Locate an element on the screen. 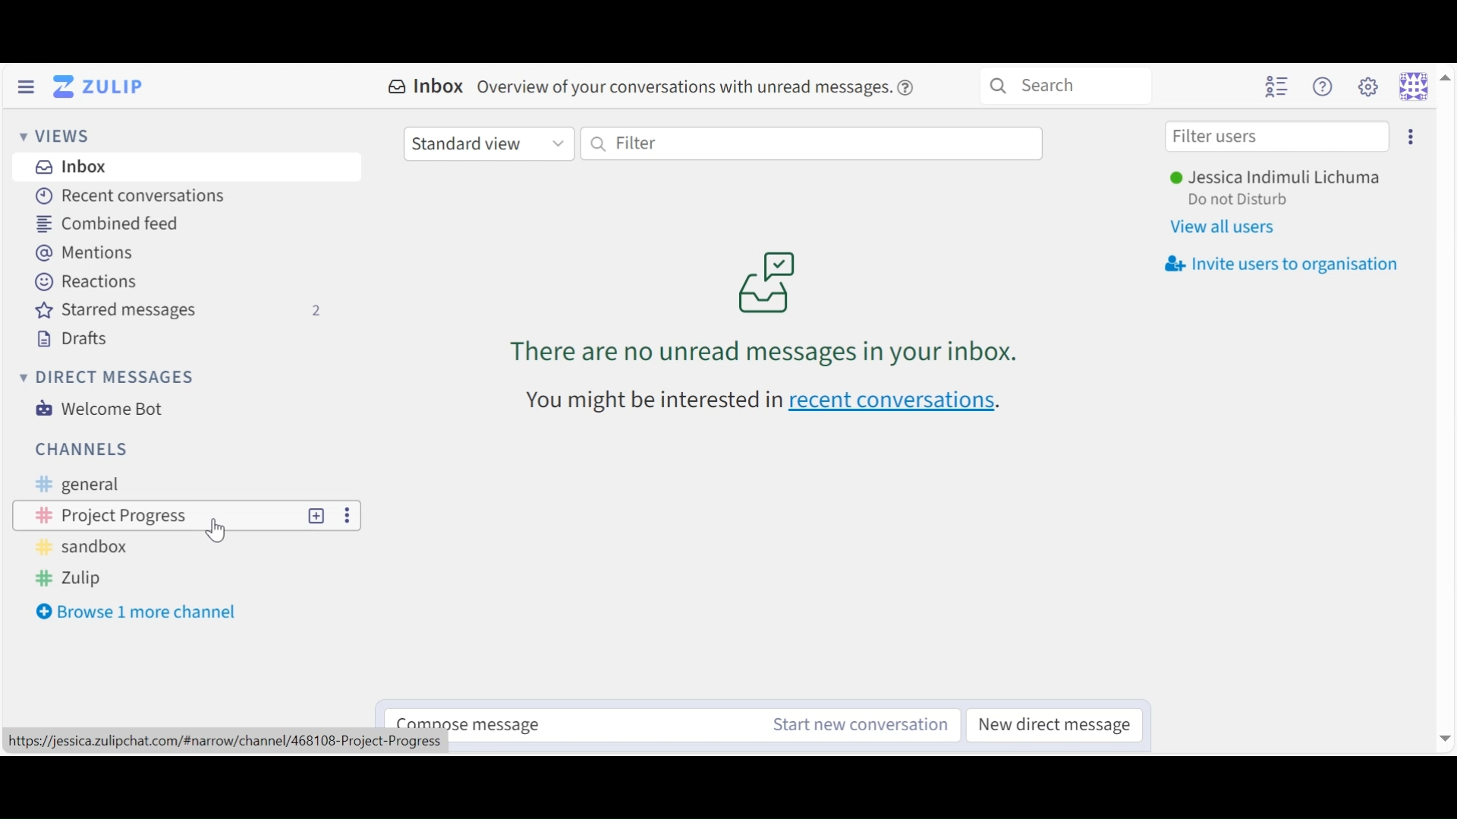 The width and height of the screenshot is (1457, 819). Cursor is located at coordinates (217, 529).